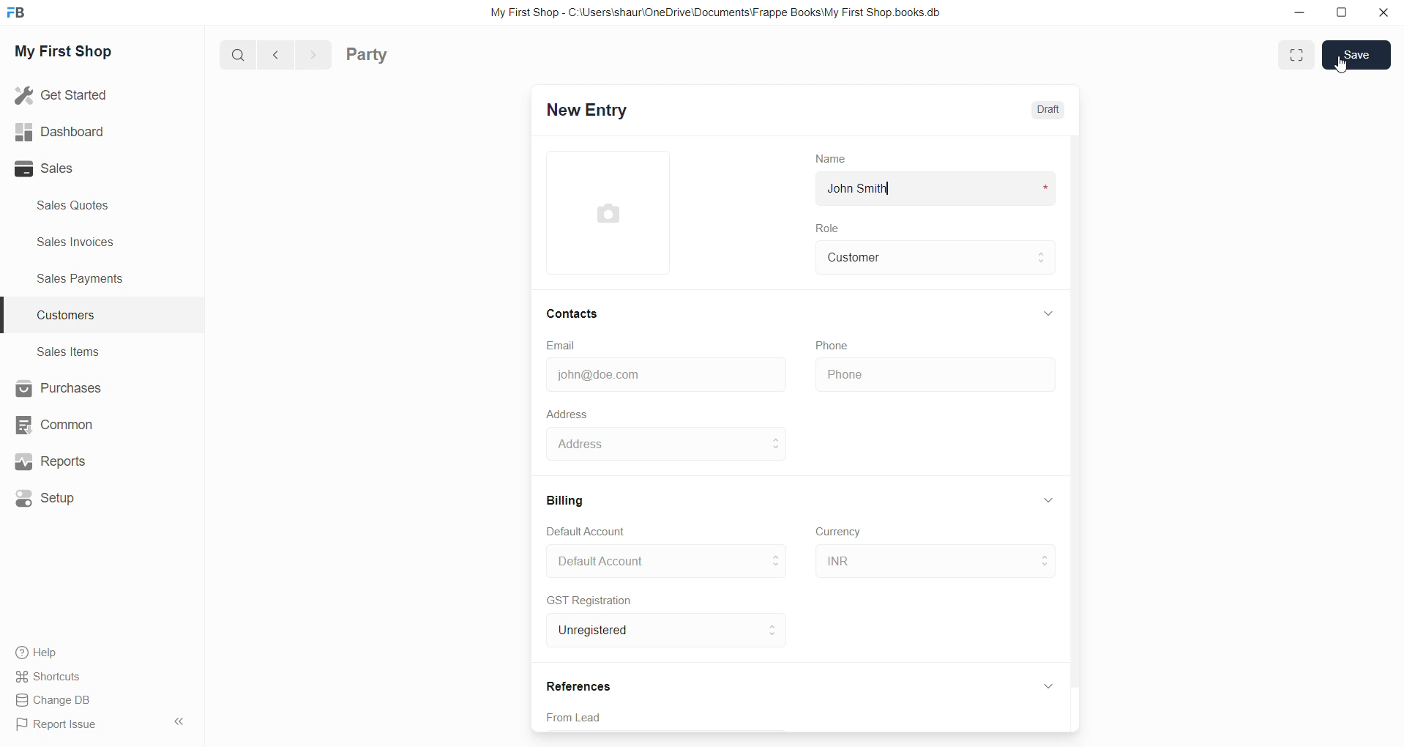 The image size is (1404, 747). Describe the element at coordinates (174, 723) in the screenshot. I see `hide sidebar` at that location.